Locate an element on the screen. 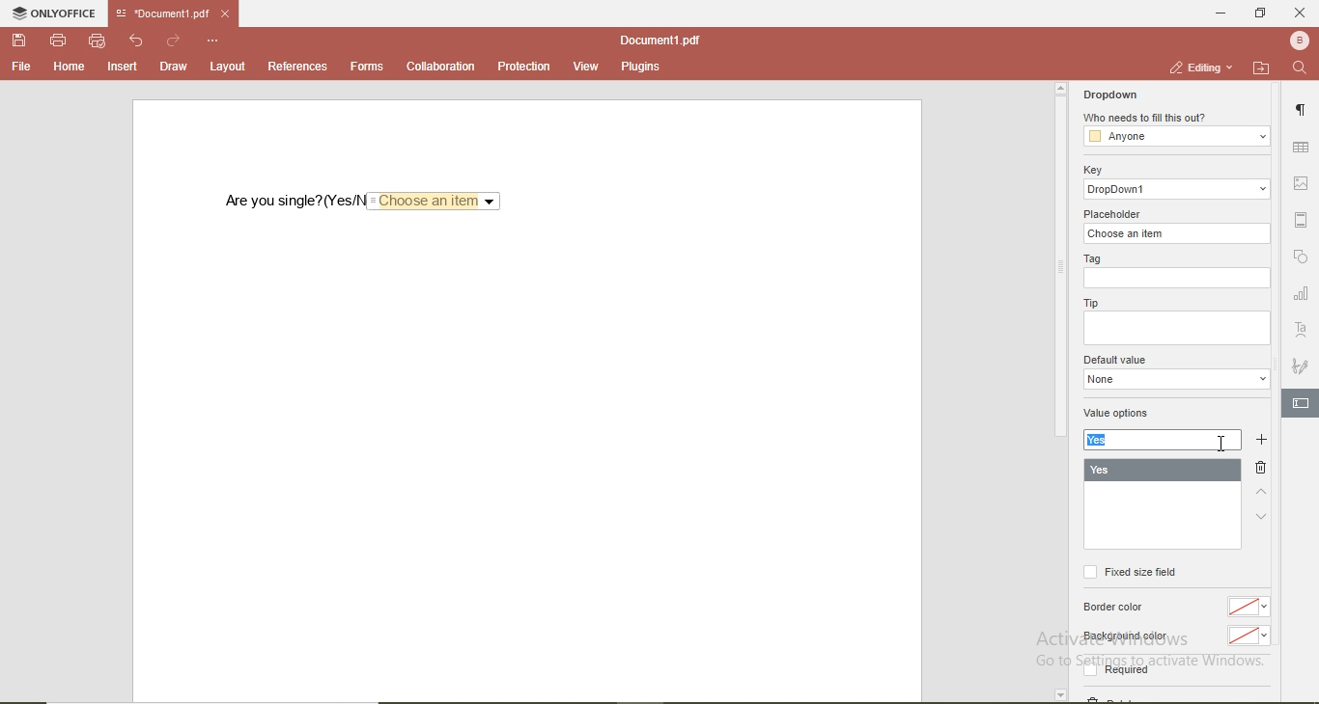 This screenshot has width=1319, height=704. search is located at coordinates (1303, 70).